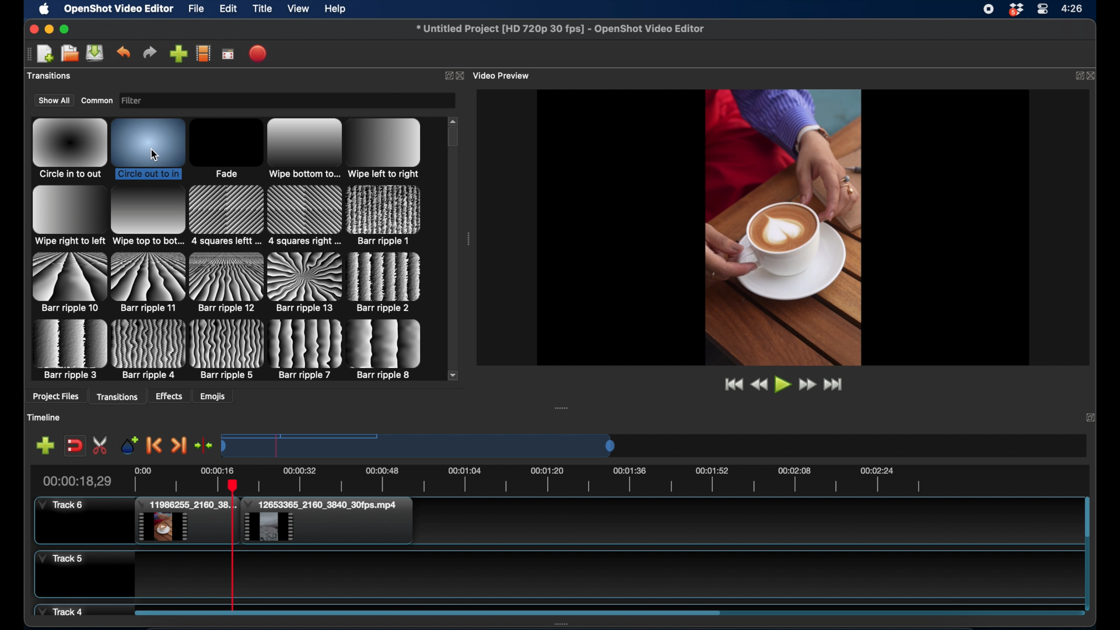  What do you see at coordinates (69, 349) in the screenshot?
I see `transition` at bounding box center [69, 349].